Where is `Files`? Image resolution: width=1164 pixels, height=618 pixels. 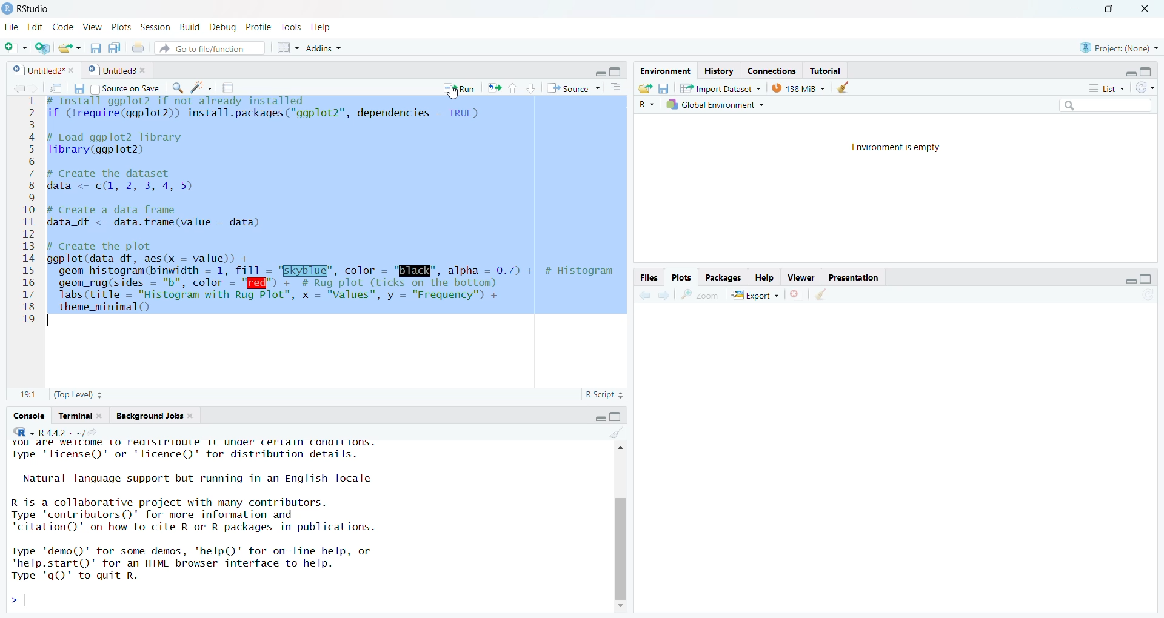
Files is located at coordinates (646, 276).